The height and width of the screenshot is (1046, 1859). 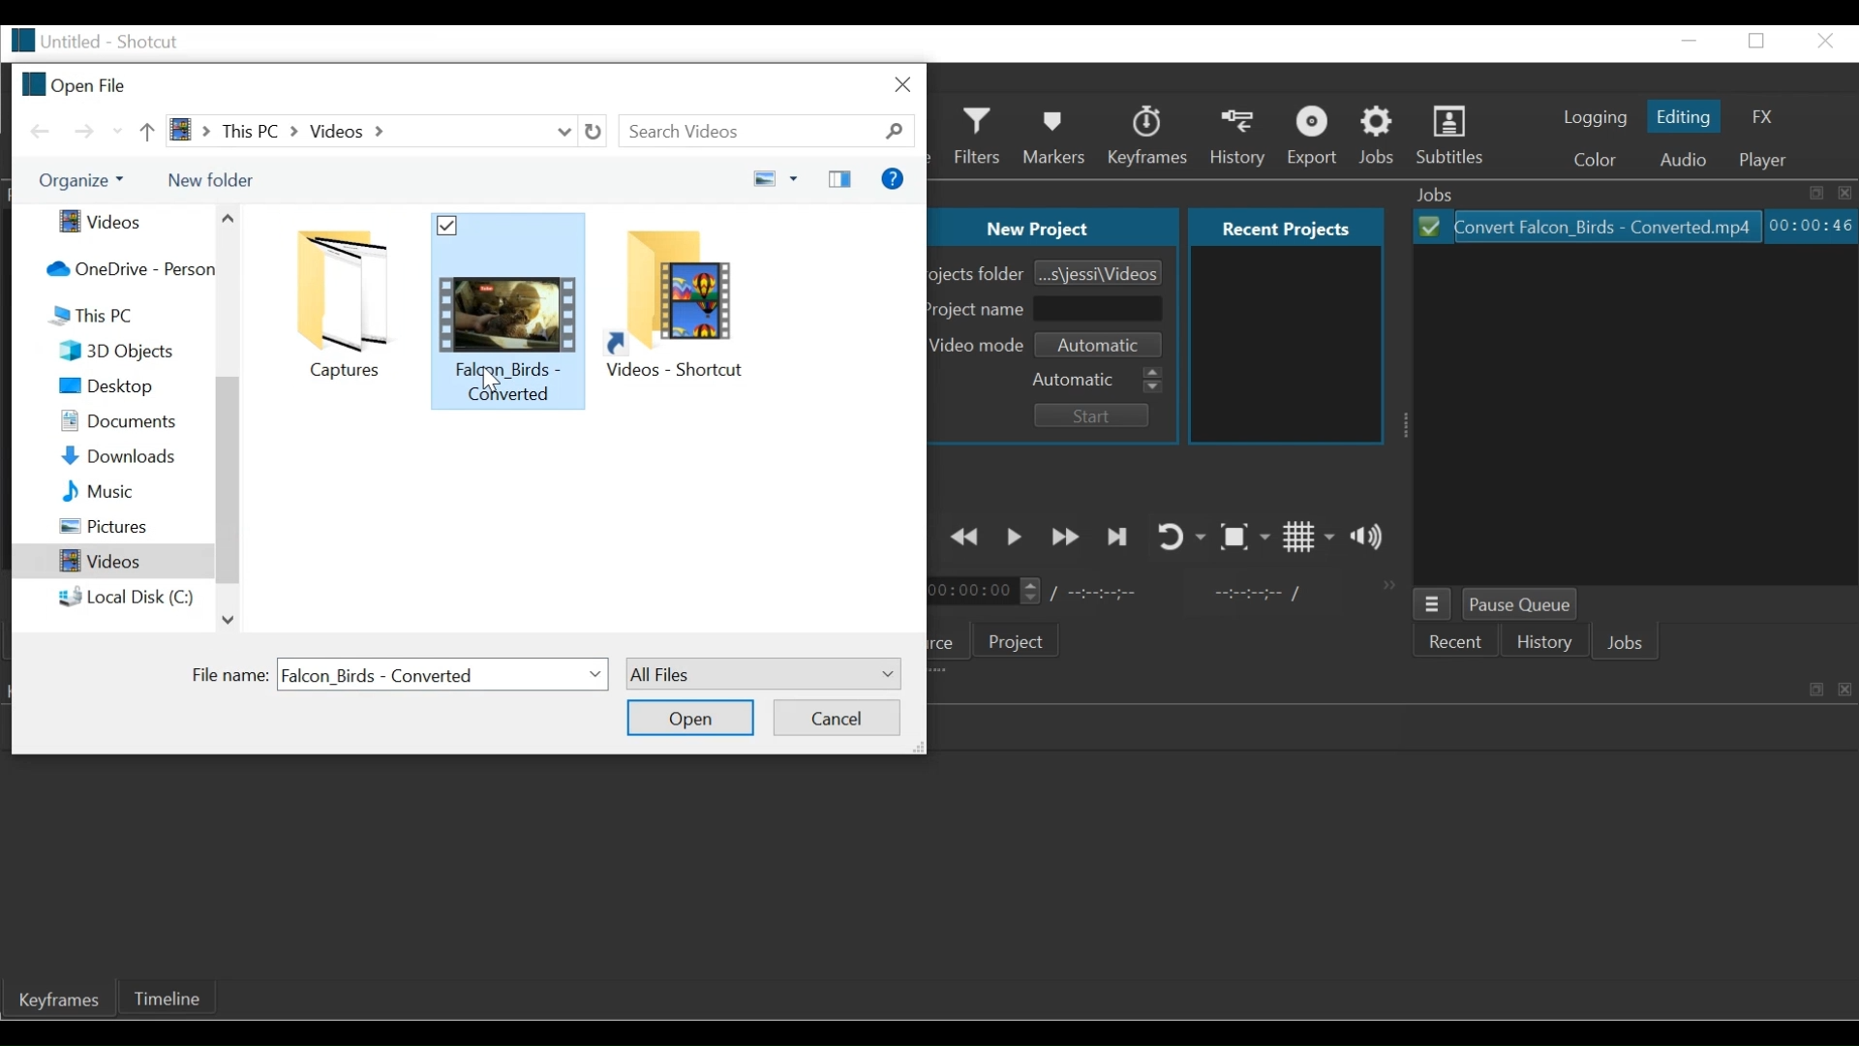 What do you see at coordinates (1245, 537) in the screenshot?
I see `Toggle Zoom` at bounding box center [1245, 537].